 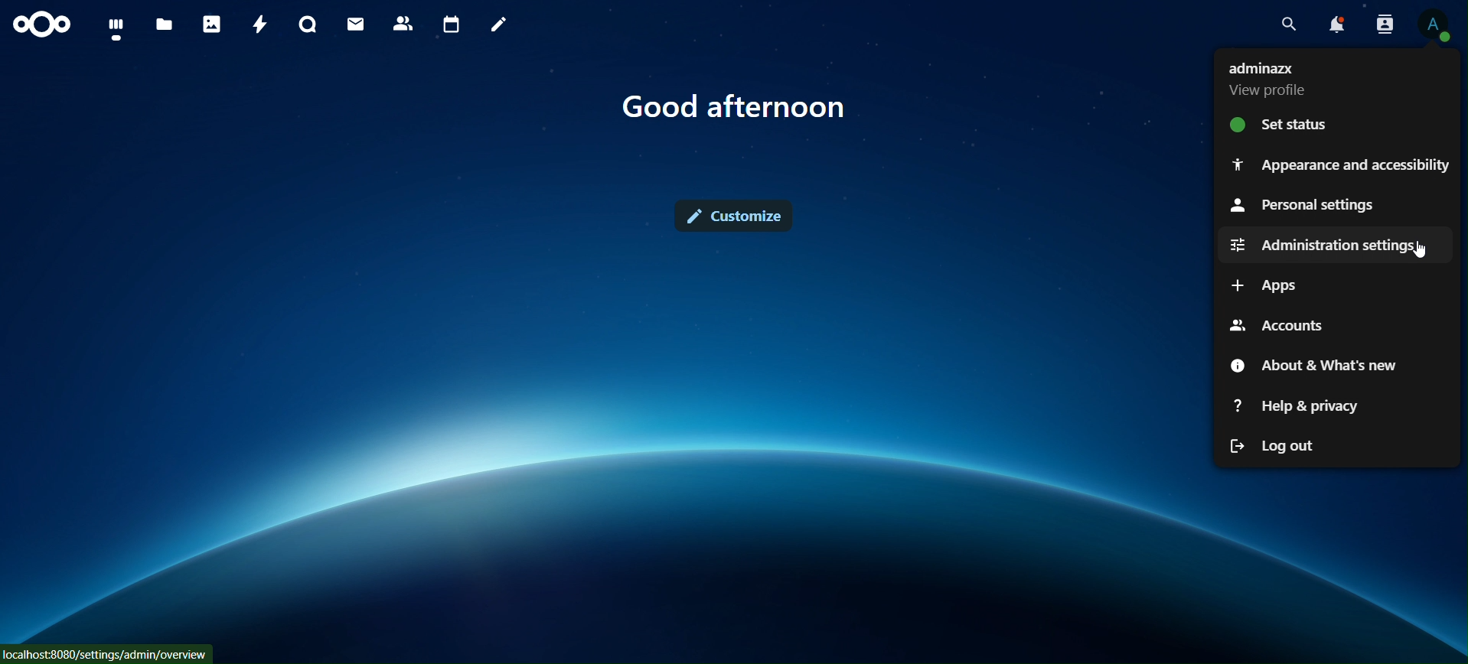 I want to click on log out, so click(x=1274, y=448).